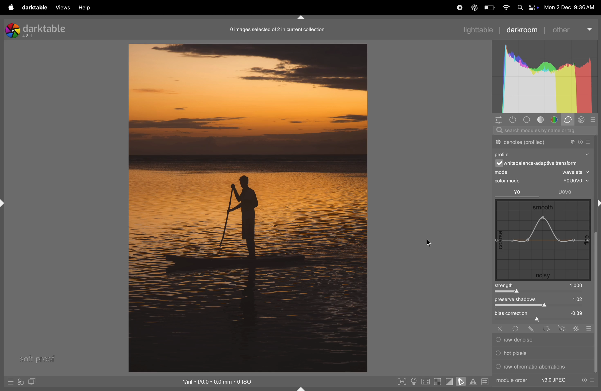  I want to click on help, so click(85, 7).